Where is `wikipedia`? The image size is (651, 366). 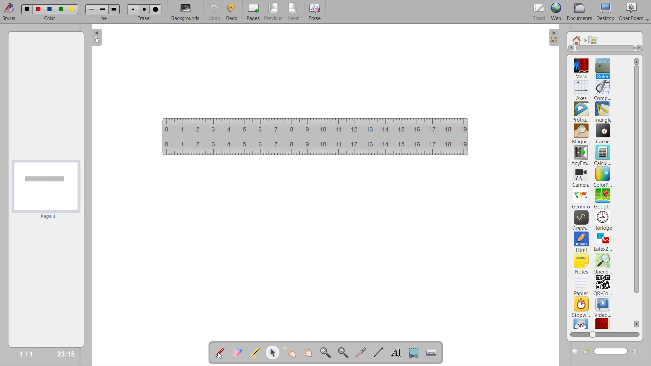 wikipedia is located at coordinates (581, 323).